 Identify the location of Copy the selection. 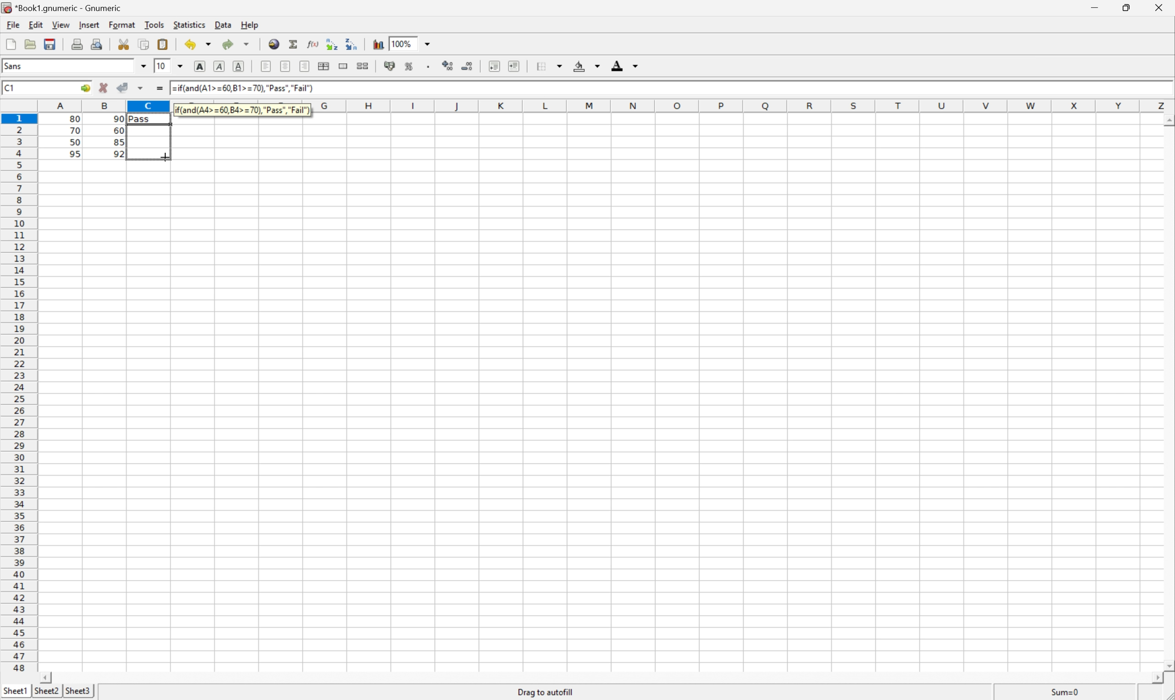
(145, 43).